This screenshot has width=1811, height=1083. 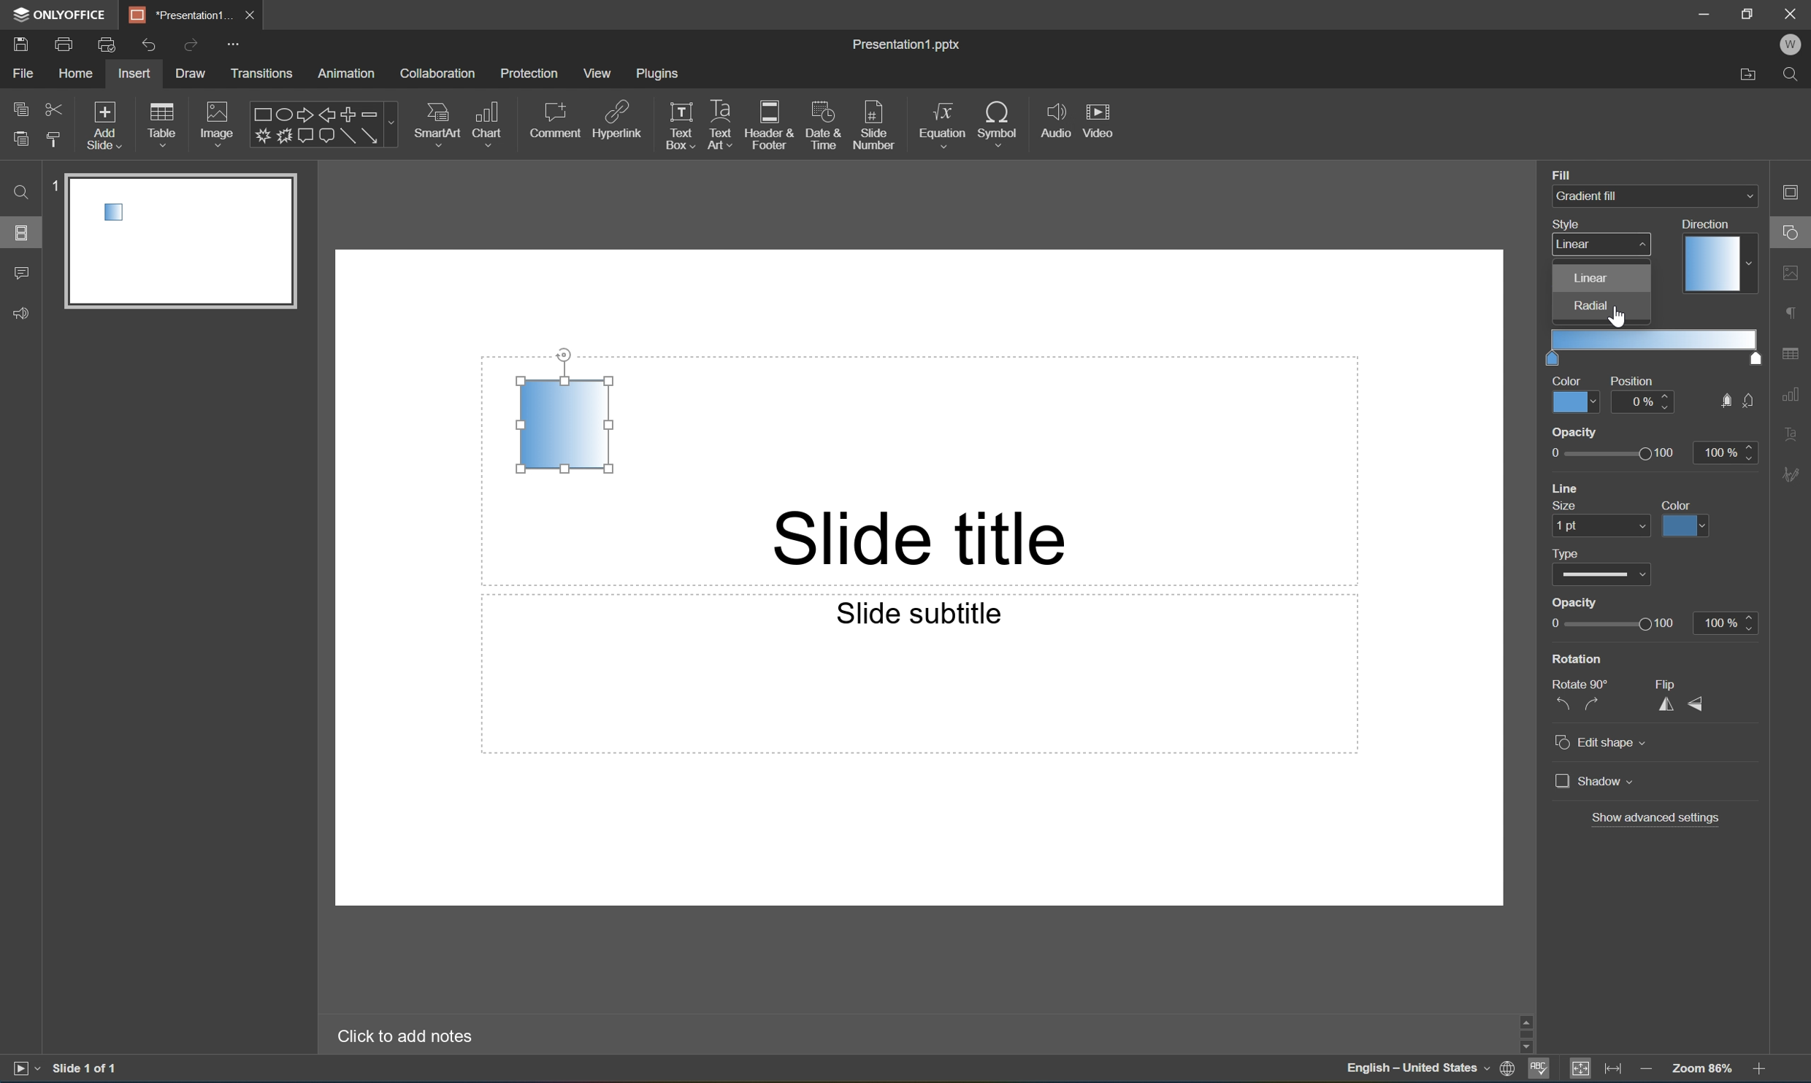 What do you see at coordinates (20, 43) in the screenshot?
I see `Save` at bounding box center [20, 43].